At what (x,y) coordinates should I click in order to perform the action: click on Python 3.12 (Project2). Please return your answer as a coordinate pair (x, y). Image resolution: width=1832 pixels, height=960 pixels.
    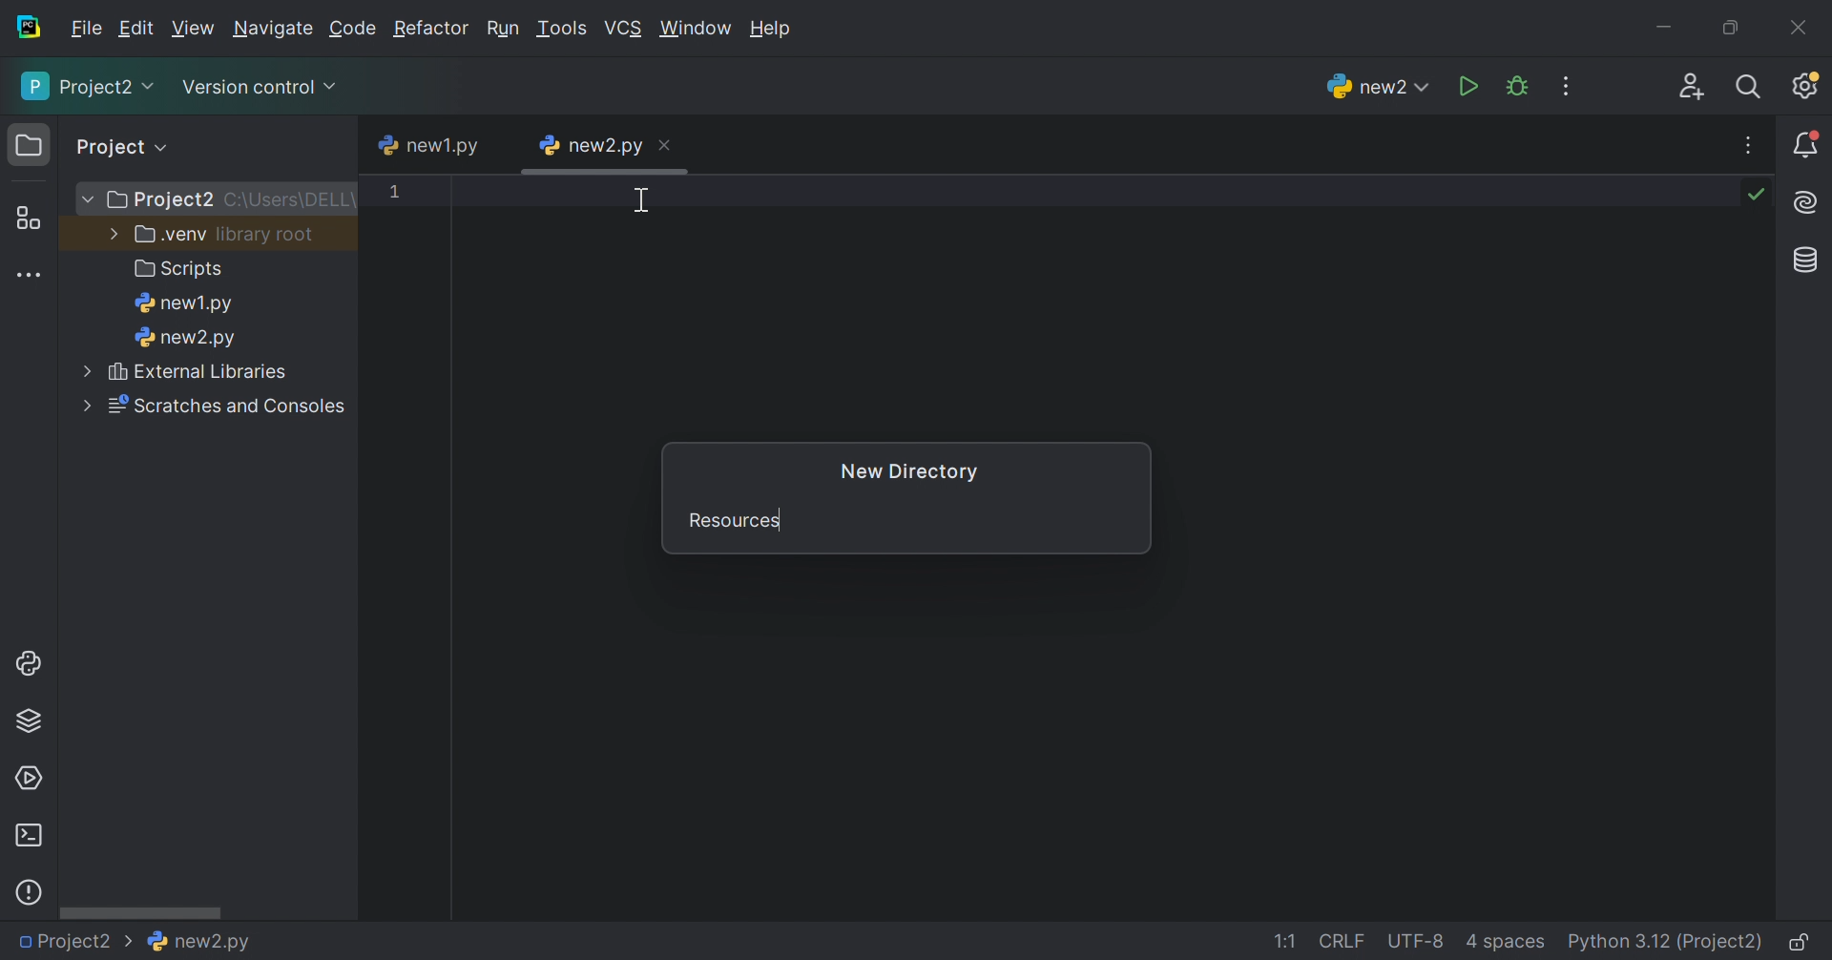
    Looking at the image, I should click on (1664, 942).